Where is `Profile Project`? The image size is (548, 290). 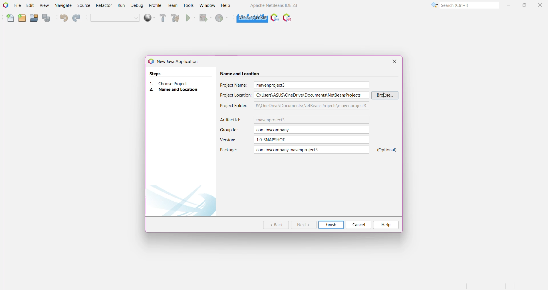
Profile Project is located at coordinates (222, 18).